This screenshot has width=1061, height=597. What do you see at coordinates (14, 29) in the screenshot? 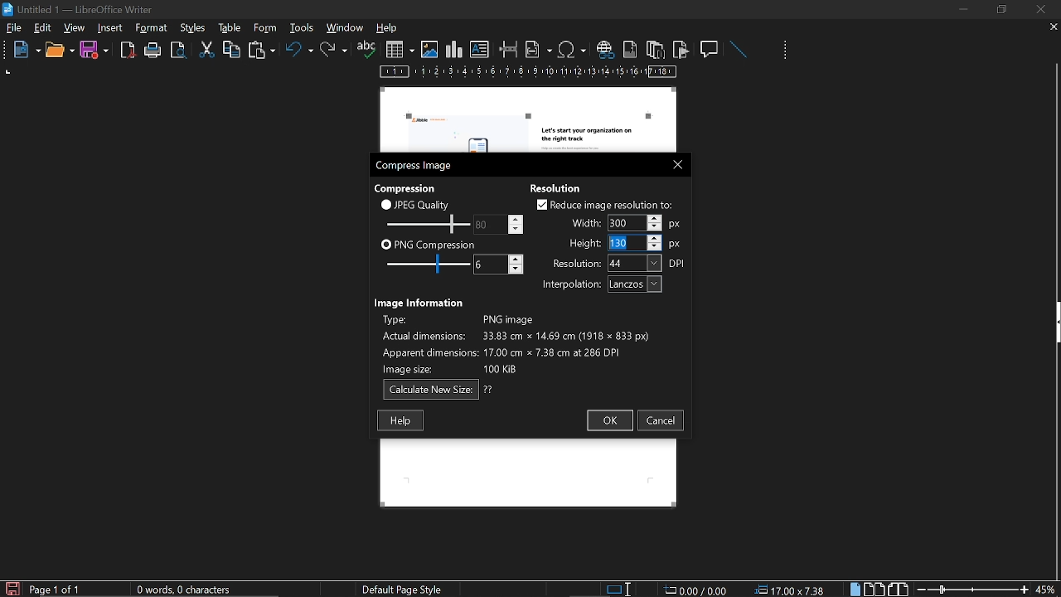
I see `file` at bounding box center [14, 29].